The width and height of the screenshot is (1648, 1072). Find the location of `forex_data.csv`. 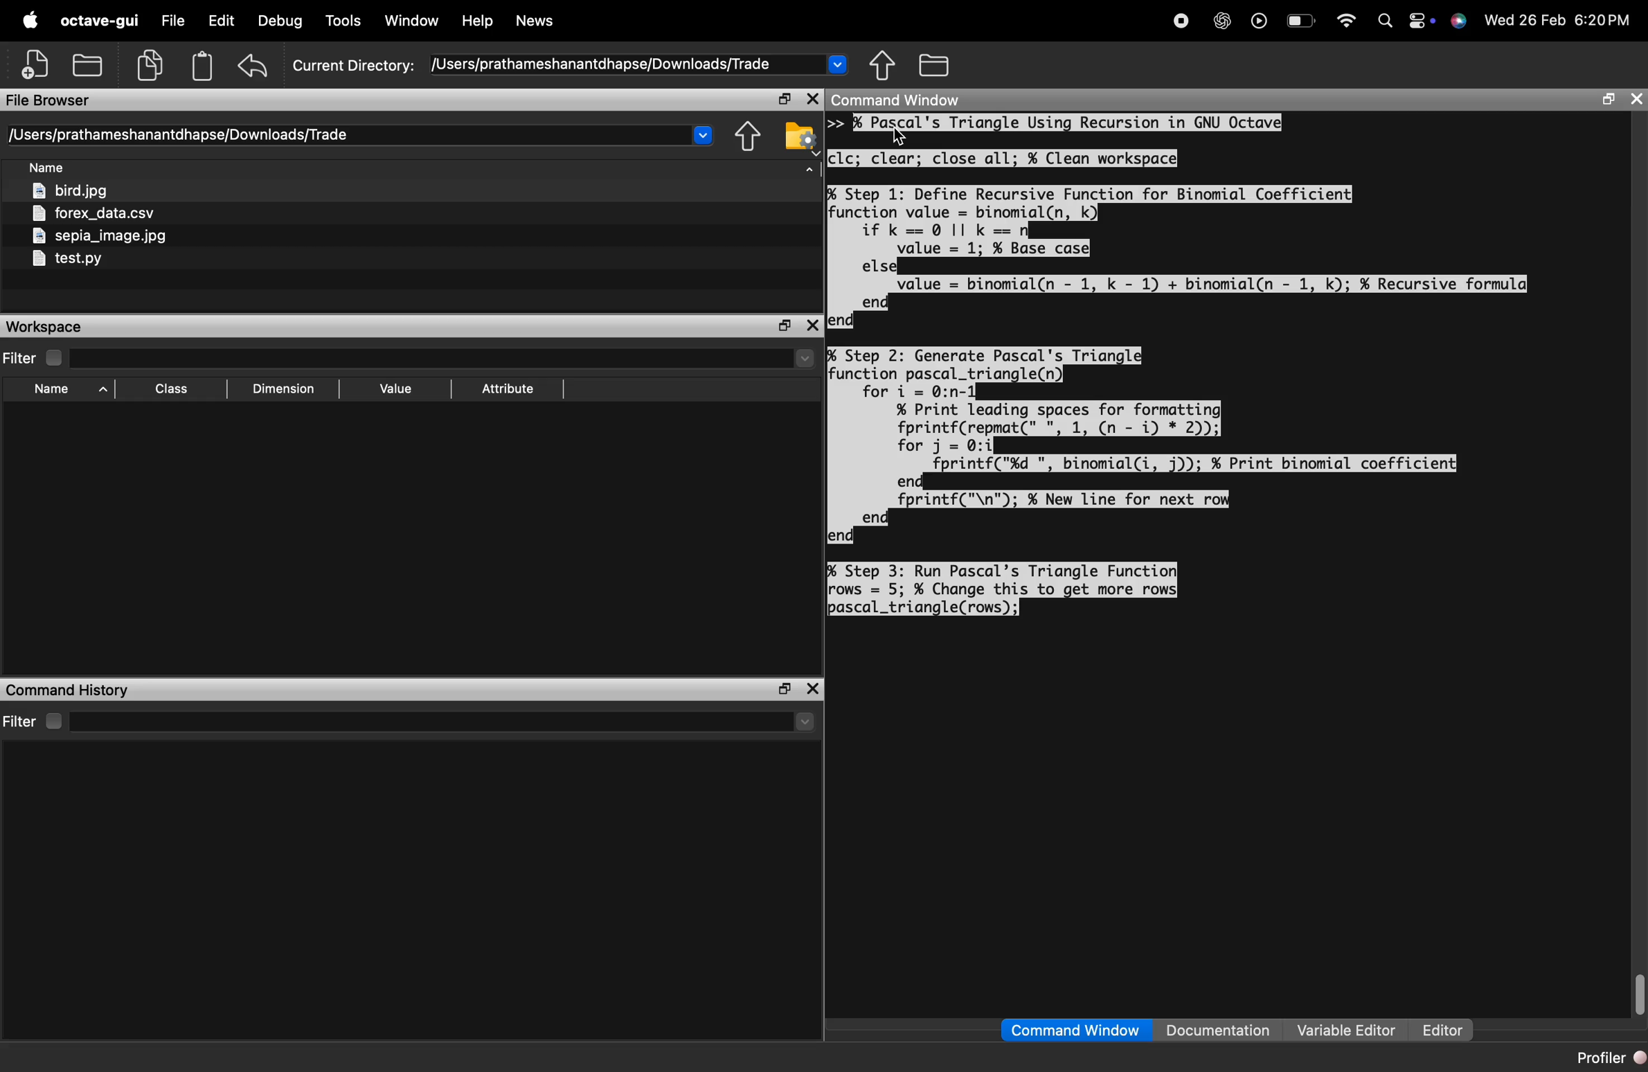

forex_data.csv is located at coordinates (96, 215).